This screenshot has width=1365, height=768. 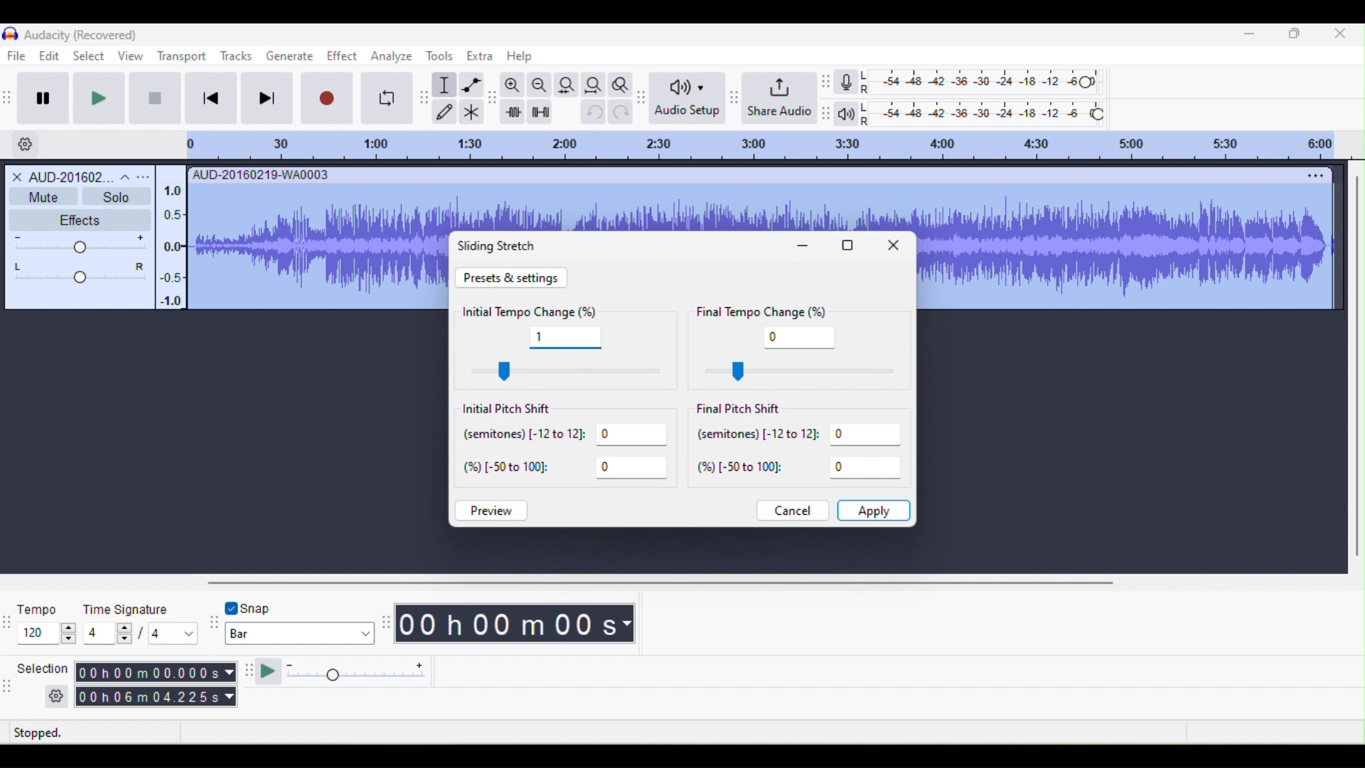 I want to click on icon, so click(x=9, y=35).